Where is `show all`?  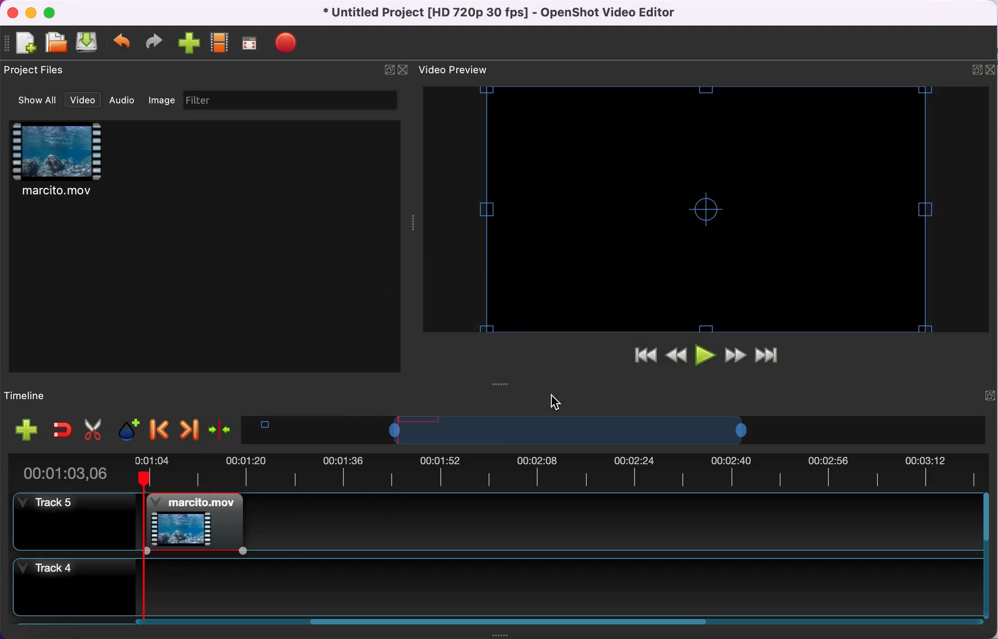 show all is located at coordinates (32, 100).